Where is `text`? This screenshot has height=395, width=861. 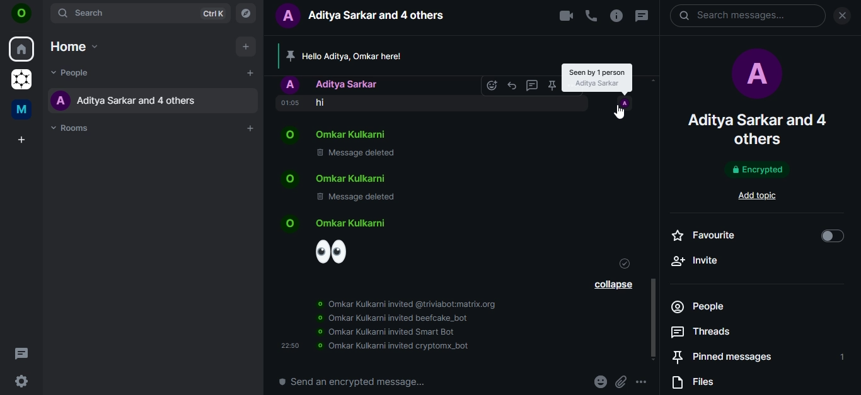
text is located at coordinates (382, 347).